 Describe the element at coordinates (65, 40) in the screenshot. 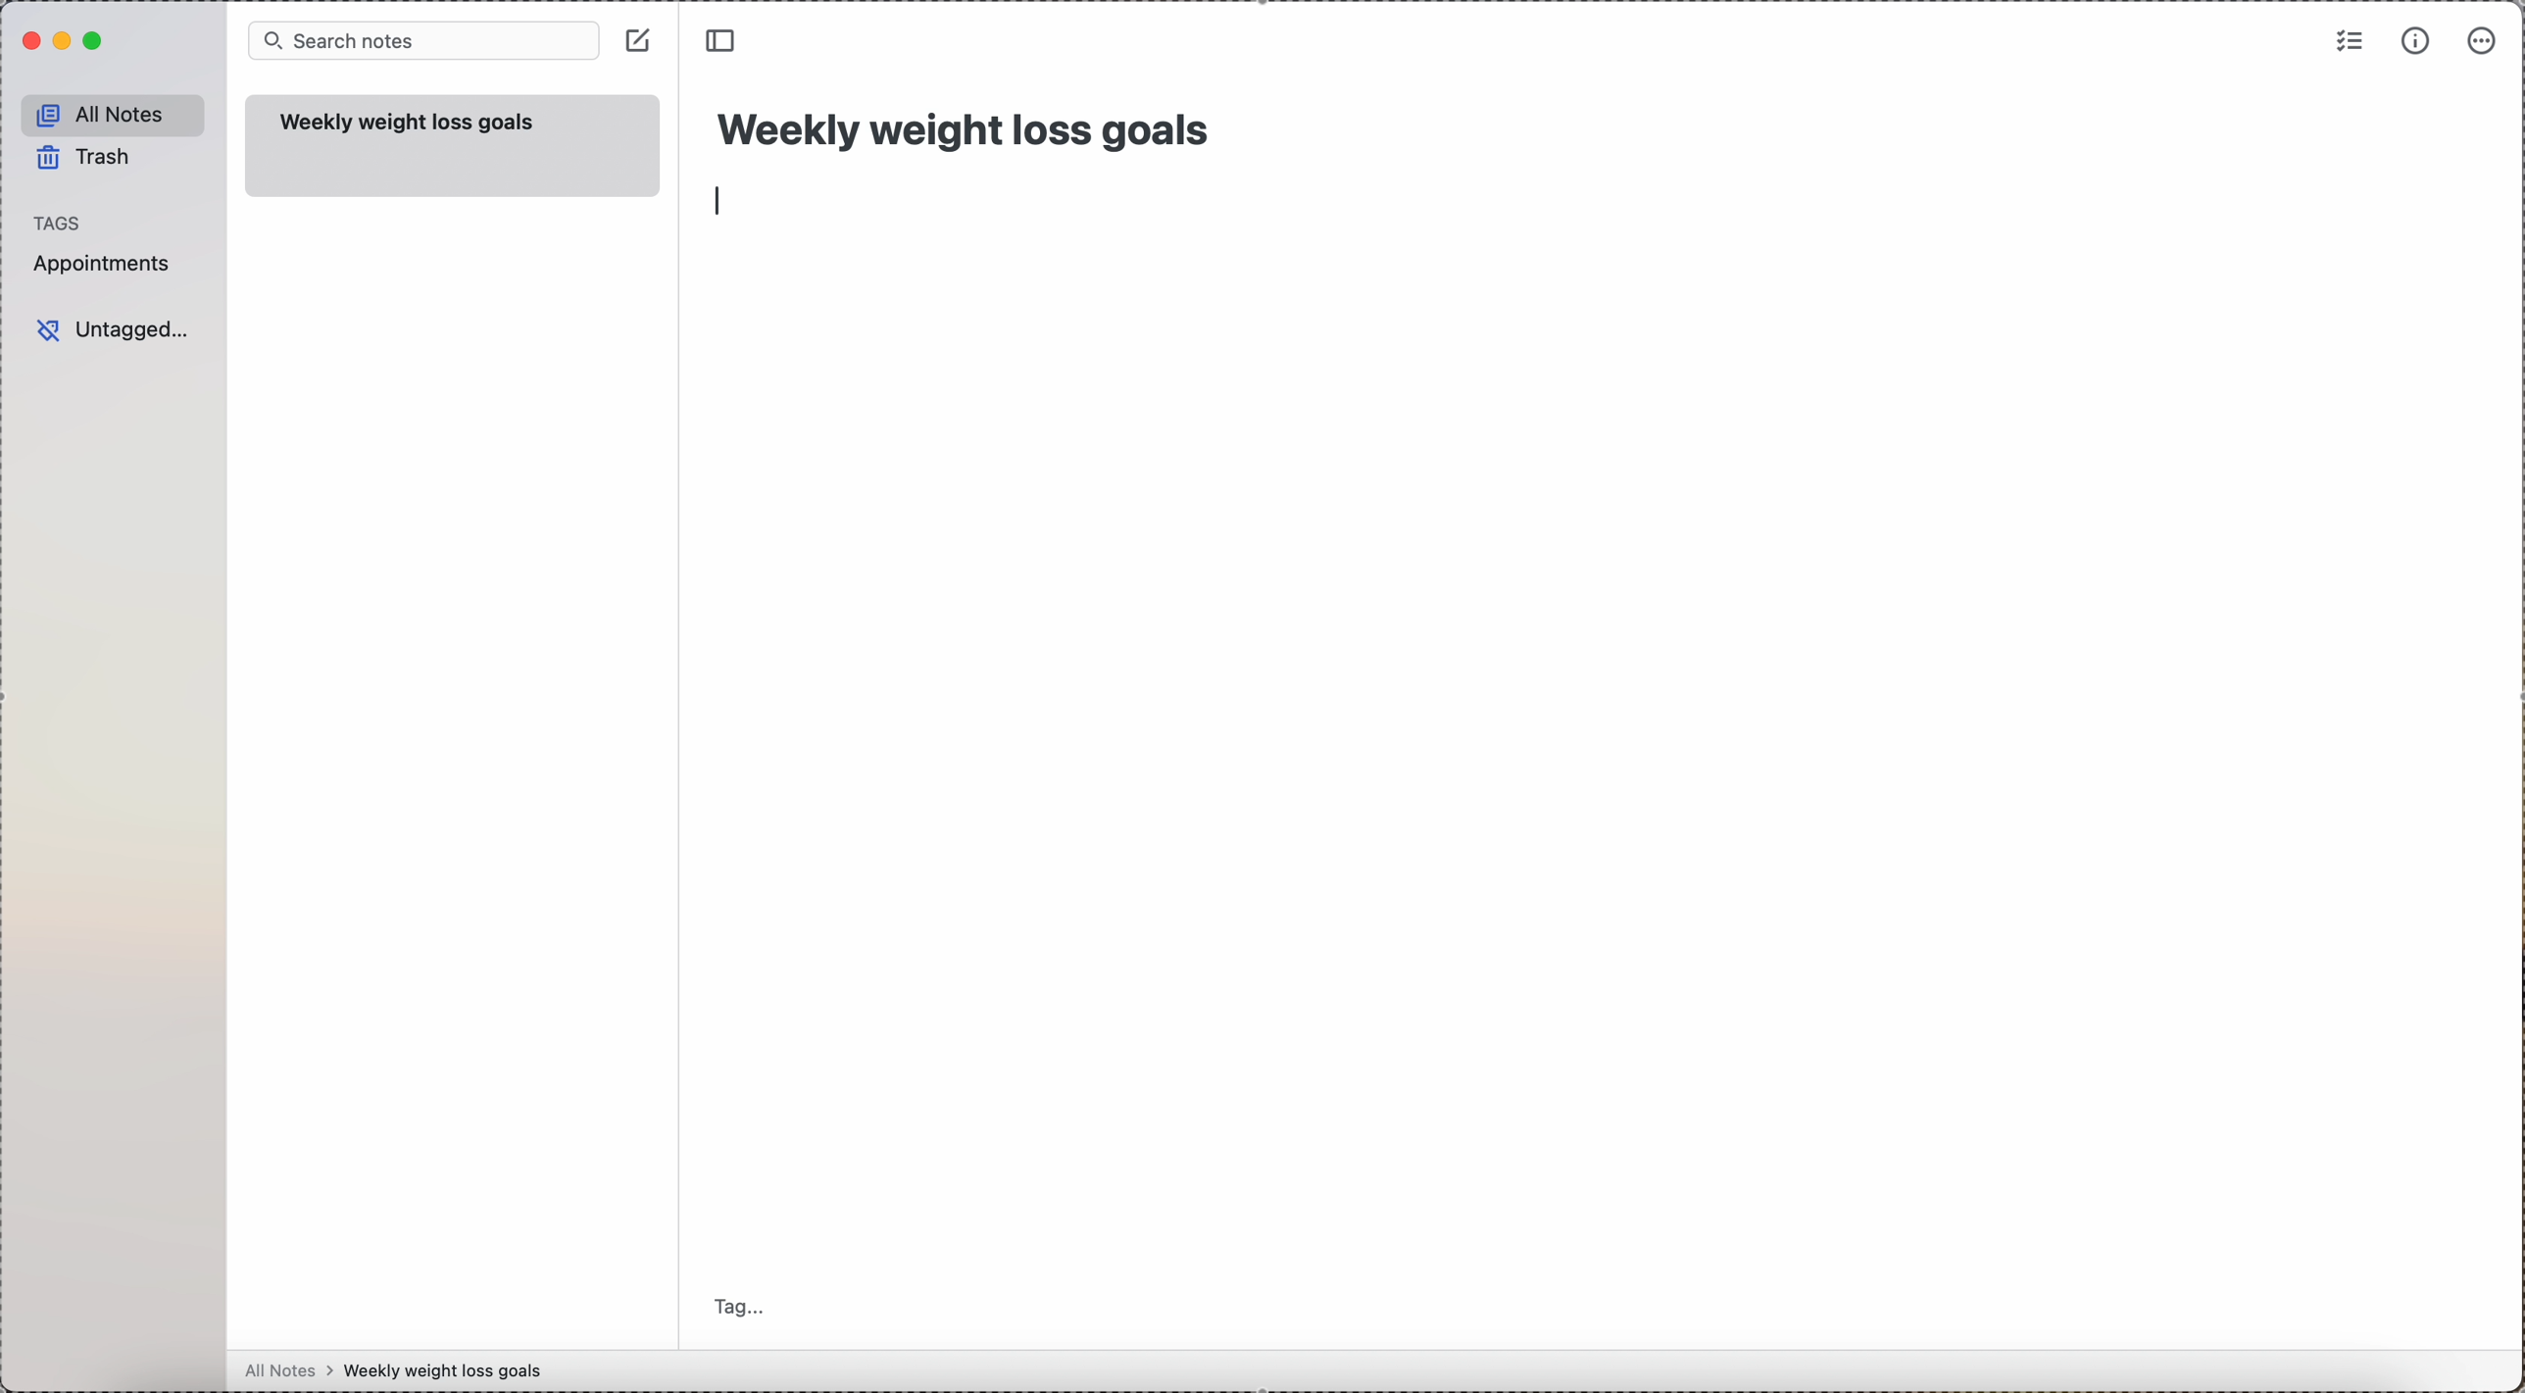

I see `minimize Simplenote` at that location.